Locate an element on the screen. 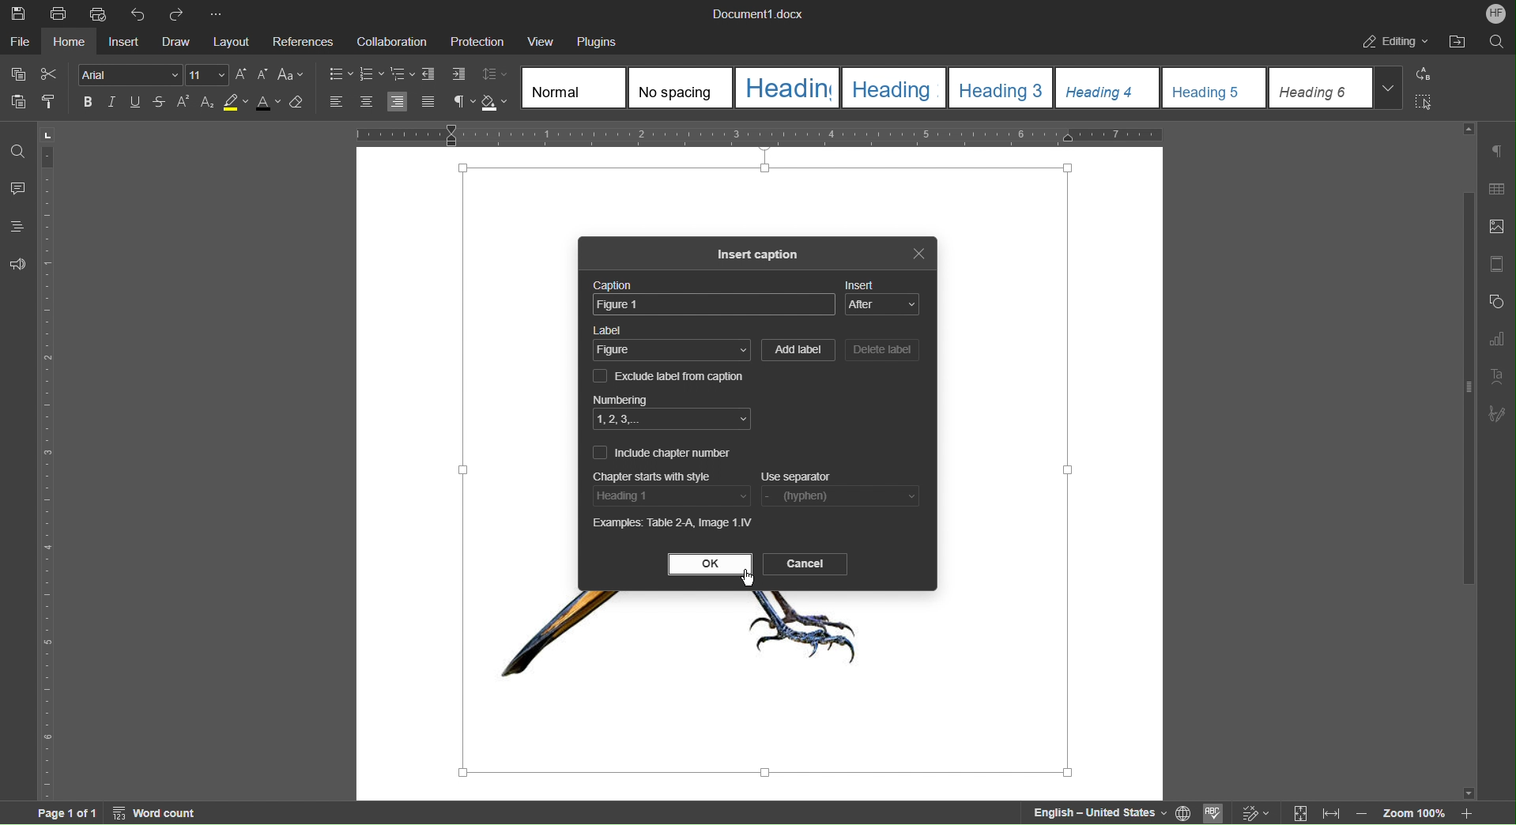 The height and width of the screenshot is (825, 1516). Heading 4 is located at coordinates (1107, 87).